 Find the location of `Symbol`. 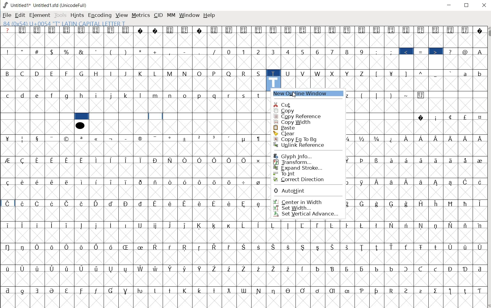

Symbol is located at coordinates (318, 225).